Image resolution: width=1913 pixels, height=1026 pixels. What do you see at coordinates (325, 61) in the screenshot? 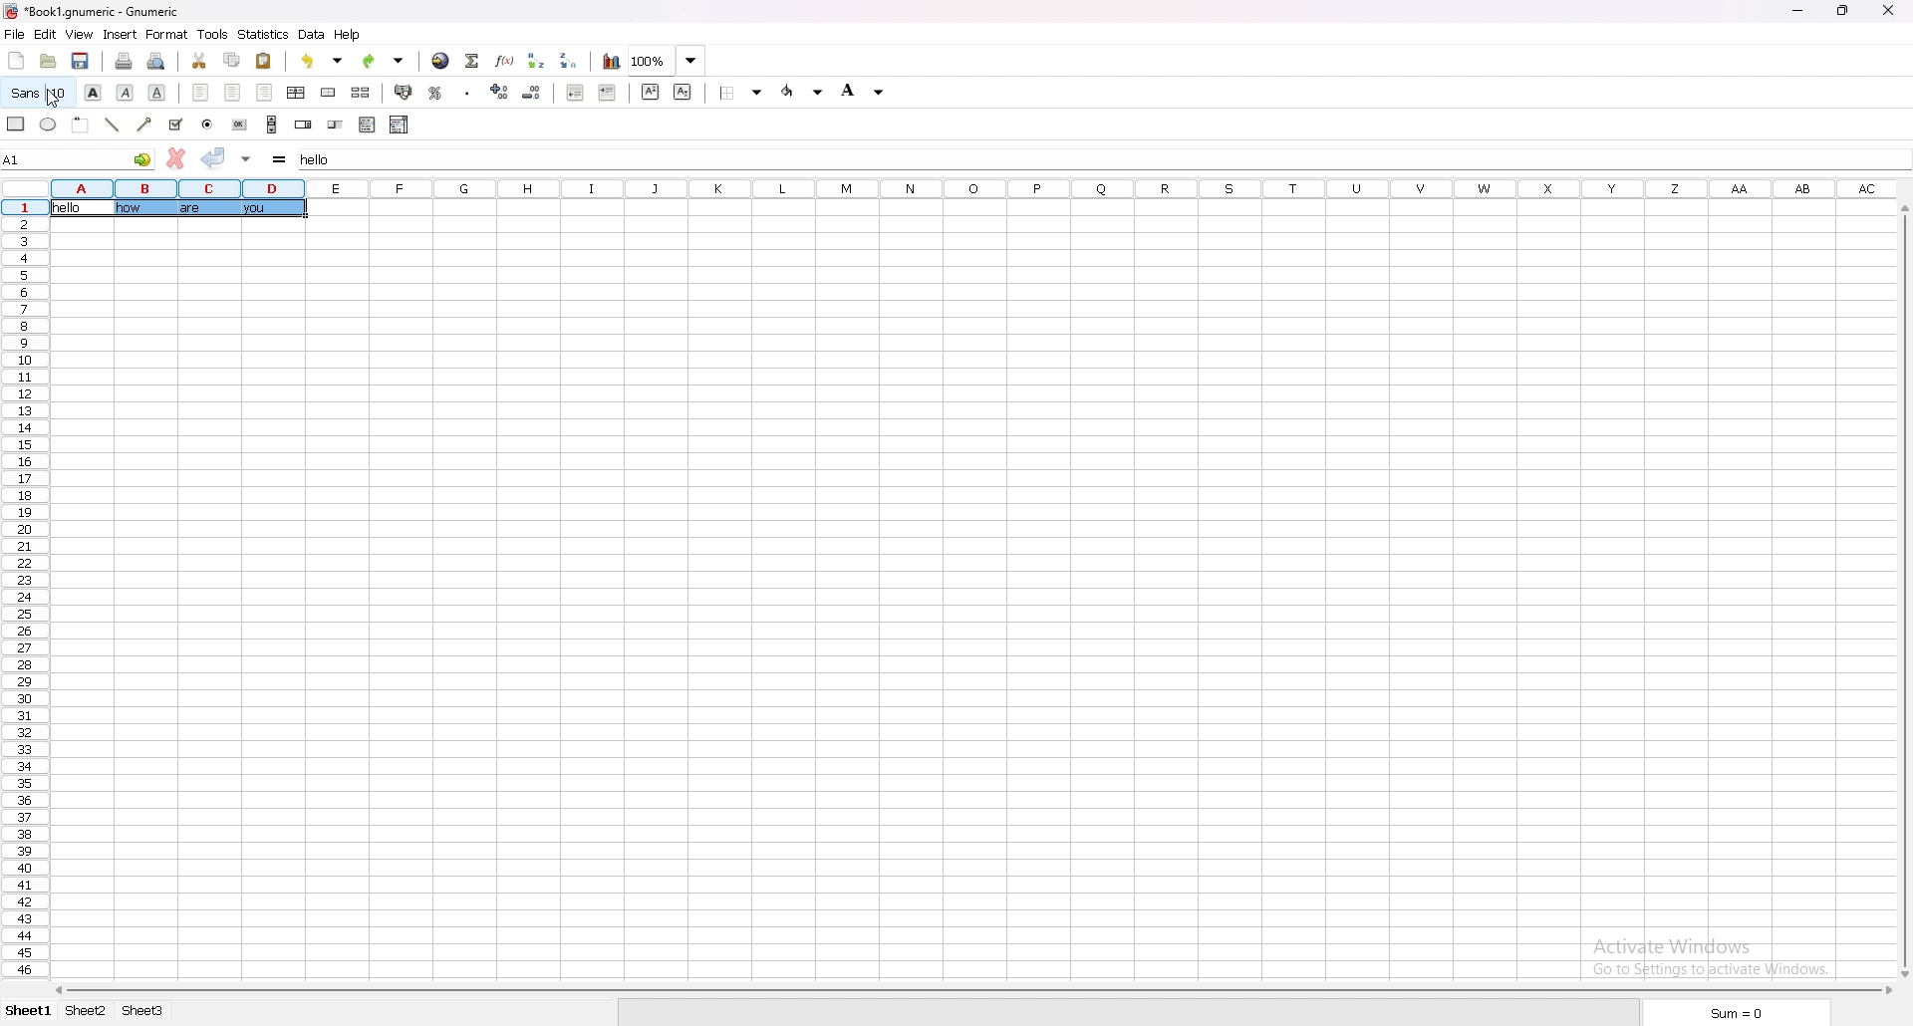
I see `undo` at bounding box center [325, 61].